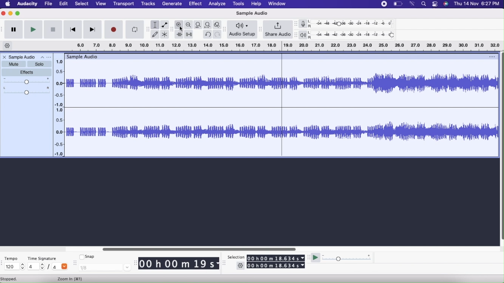 The width and height of the screenshot is (504, 283). Describe the element at coordinates (145, 29) in the screenshot. I see `resize` at that location.